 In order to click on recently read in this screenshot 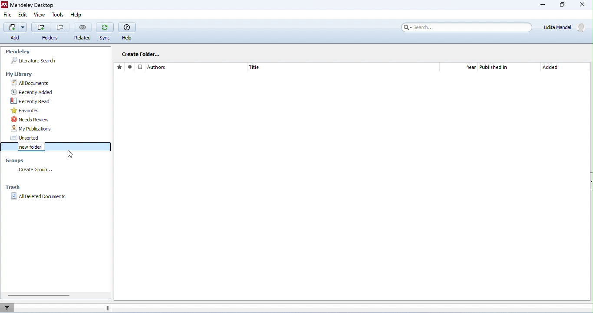, I will do `click(60, 101)`.